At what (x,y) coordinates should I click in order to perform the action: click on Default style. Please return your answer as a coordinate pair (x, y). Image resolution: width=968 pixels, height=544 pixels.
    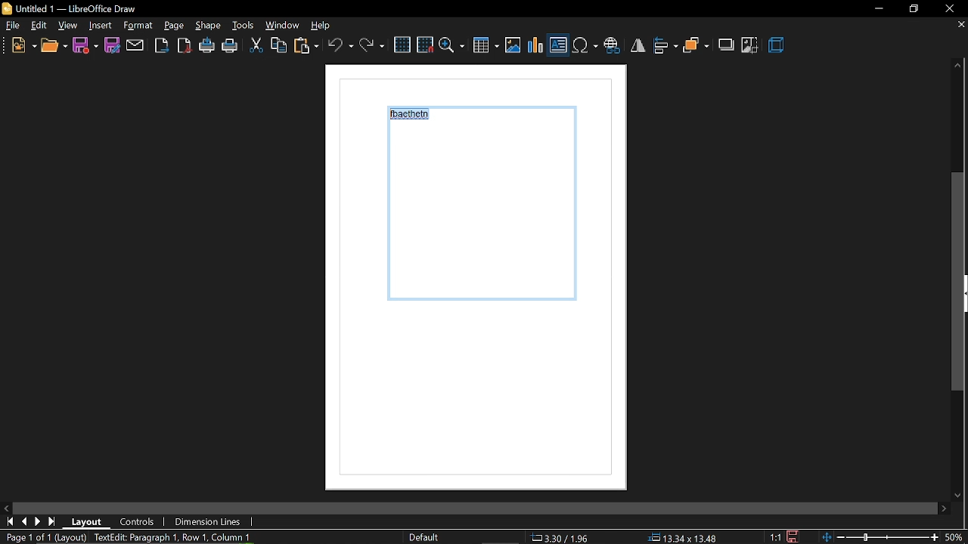
    Looking at the image, I should click on (427, 538).